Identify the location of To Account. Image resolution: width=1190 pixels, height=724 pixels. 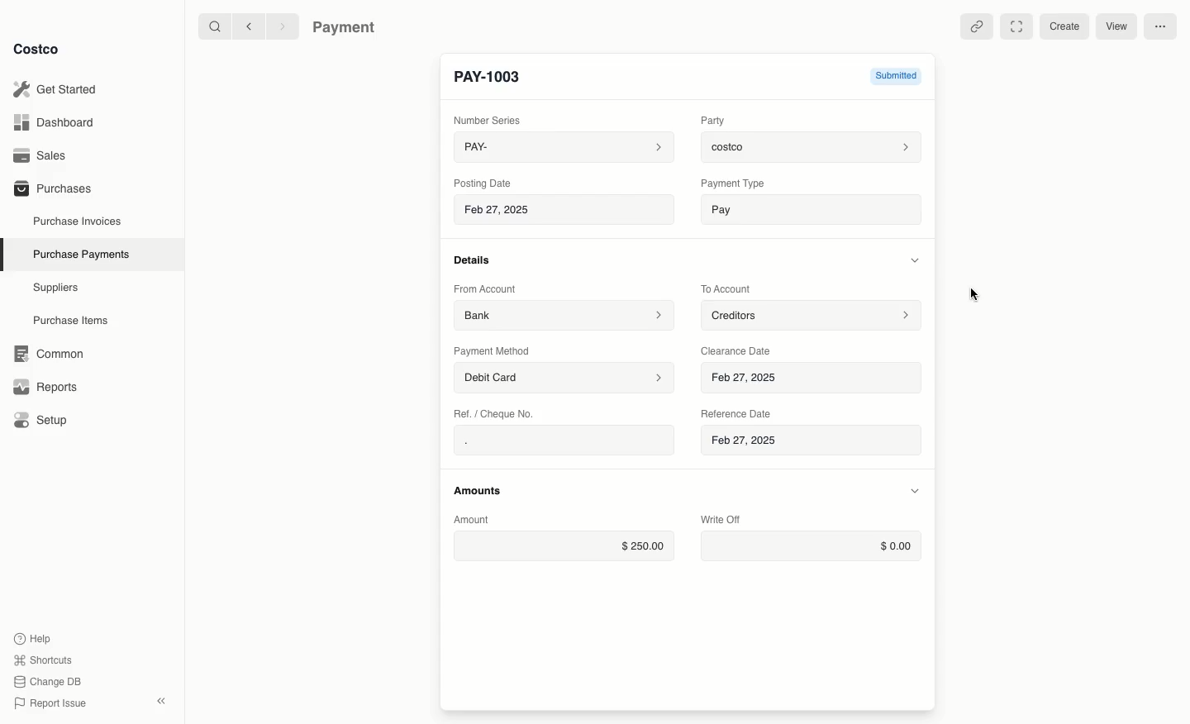
(724, 288).